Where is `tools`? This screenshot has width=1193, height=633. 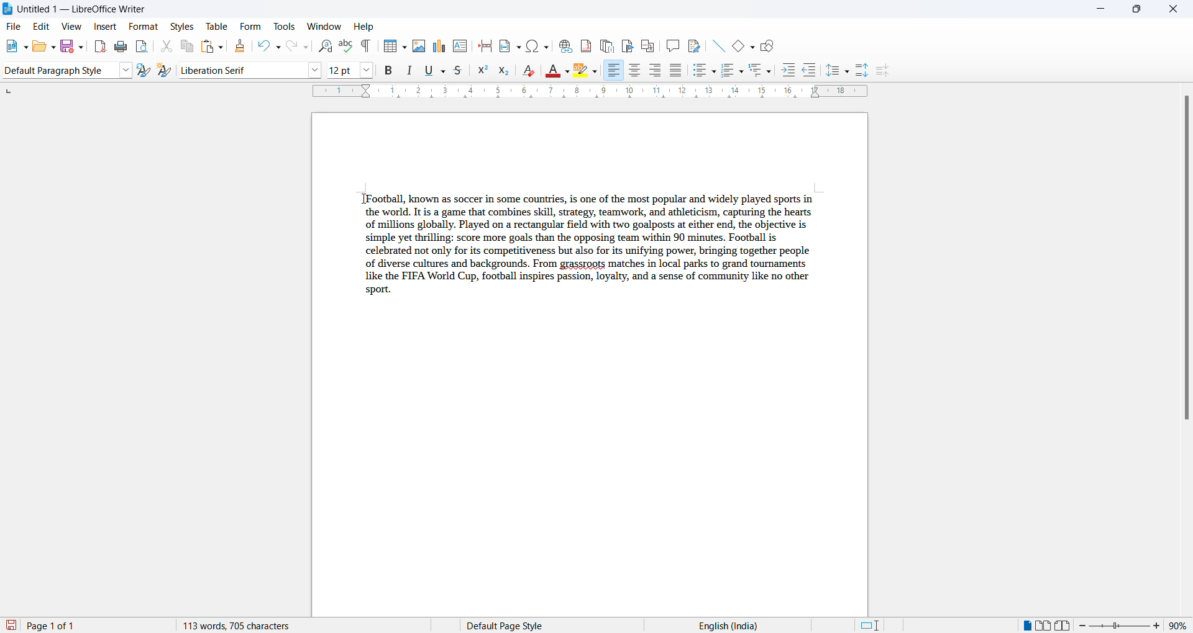
tools is located at coordinates (282, 25).